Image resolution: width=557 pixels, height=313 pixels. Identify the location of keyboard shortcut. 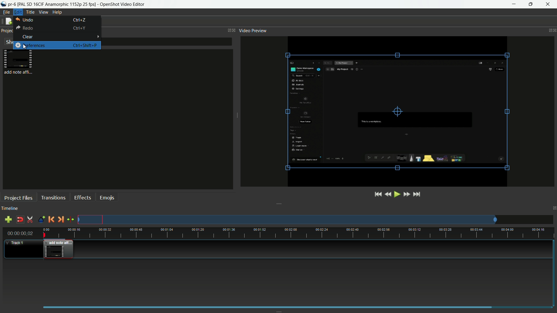
(79, 28).